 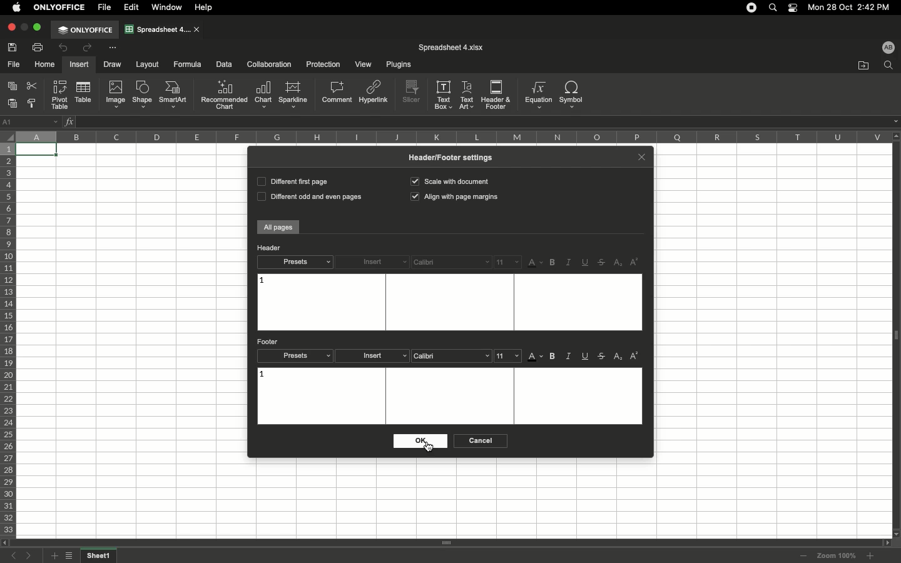 What do you see at coordinates (148, 64) in the screenshot?
I see `Layout` at bounding box center [148, 64].